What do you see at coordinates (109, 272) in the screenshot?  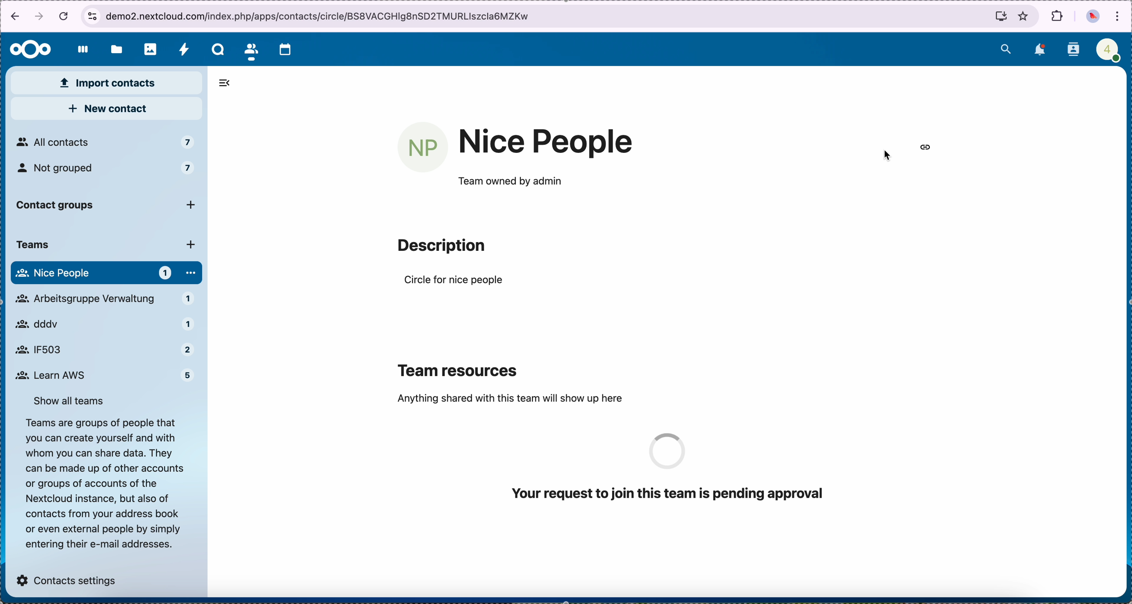 I see `group` at bounding box center [109, 272].